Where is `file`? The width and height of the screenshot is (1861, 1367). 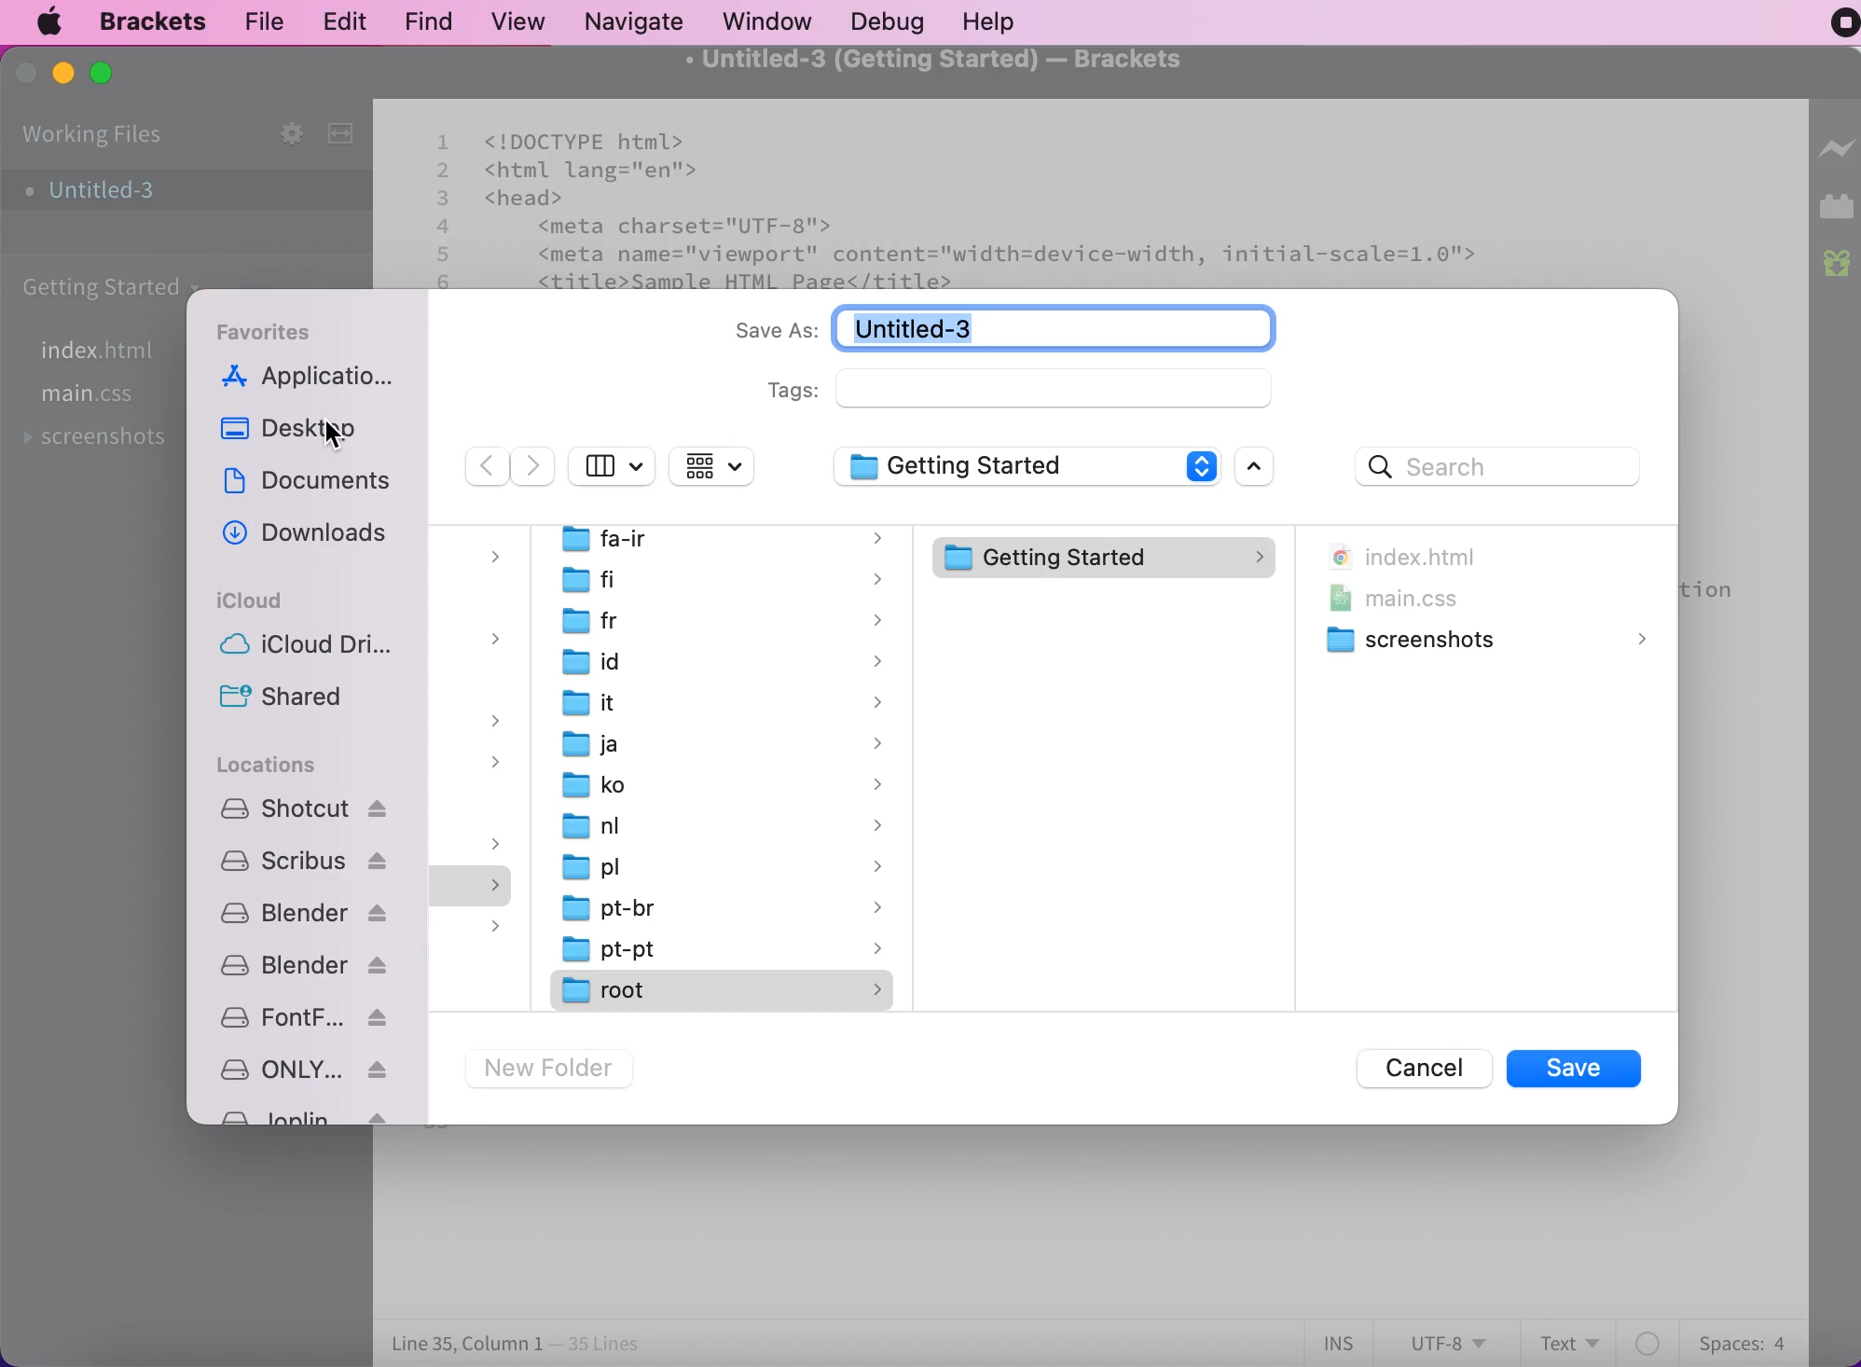
file is located at coordinates (264, 21).